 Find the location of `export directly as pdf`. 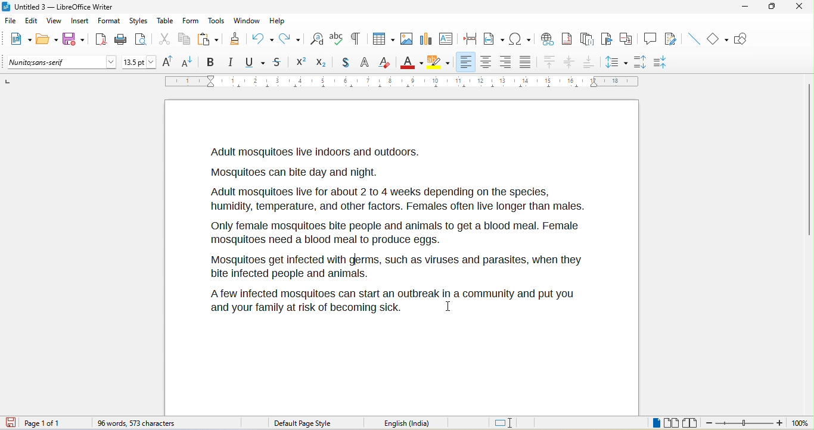

export directly as pdf is located at coordinates (100, 39).